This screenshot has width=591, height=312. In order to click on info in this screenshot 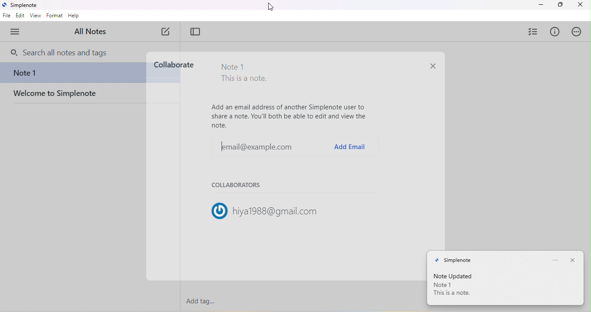, I will do `click(554, 32)`.